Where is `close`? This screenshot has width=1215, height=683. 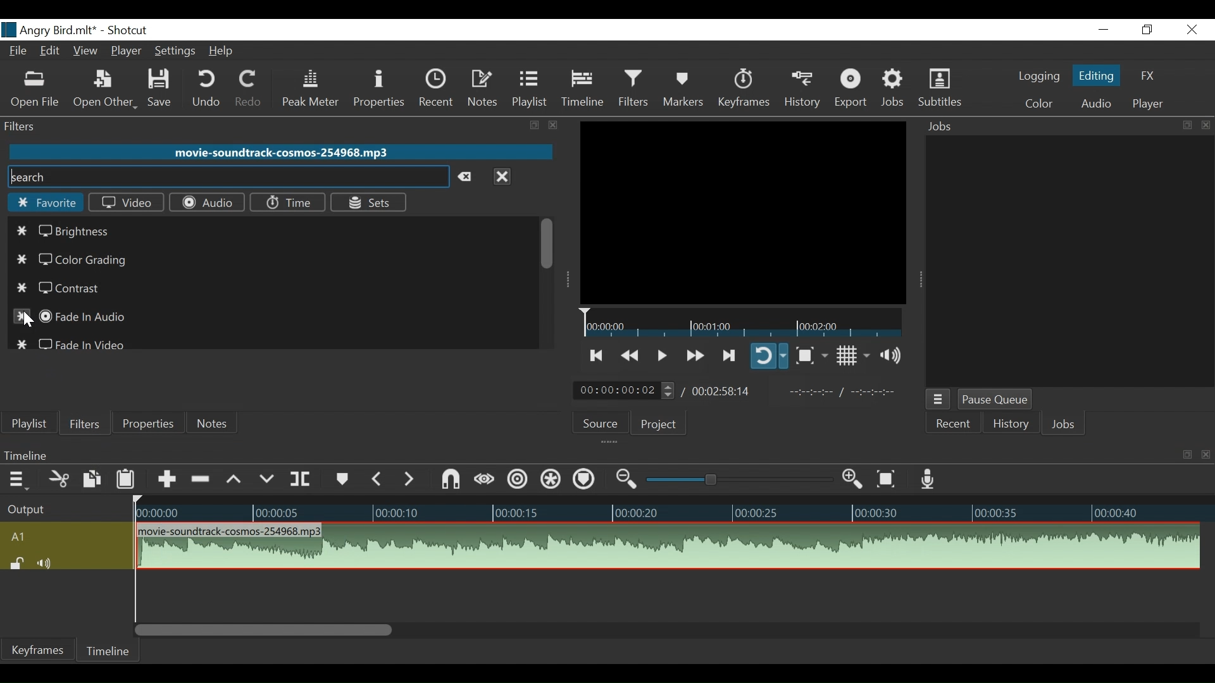
close is located at coordinates (1204, 125).